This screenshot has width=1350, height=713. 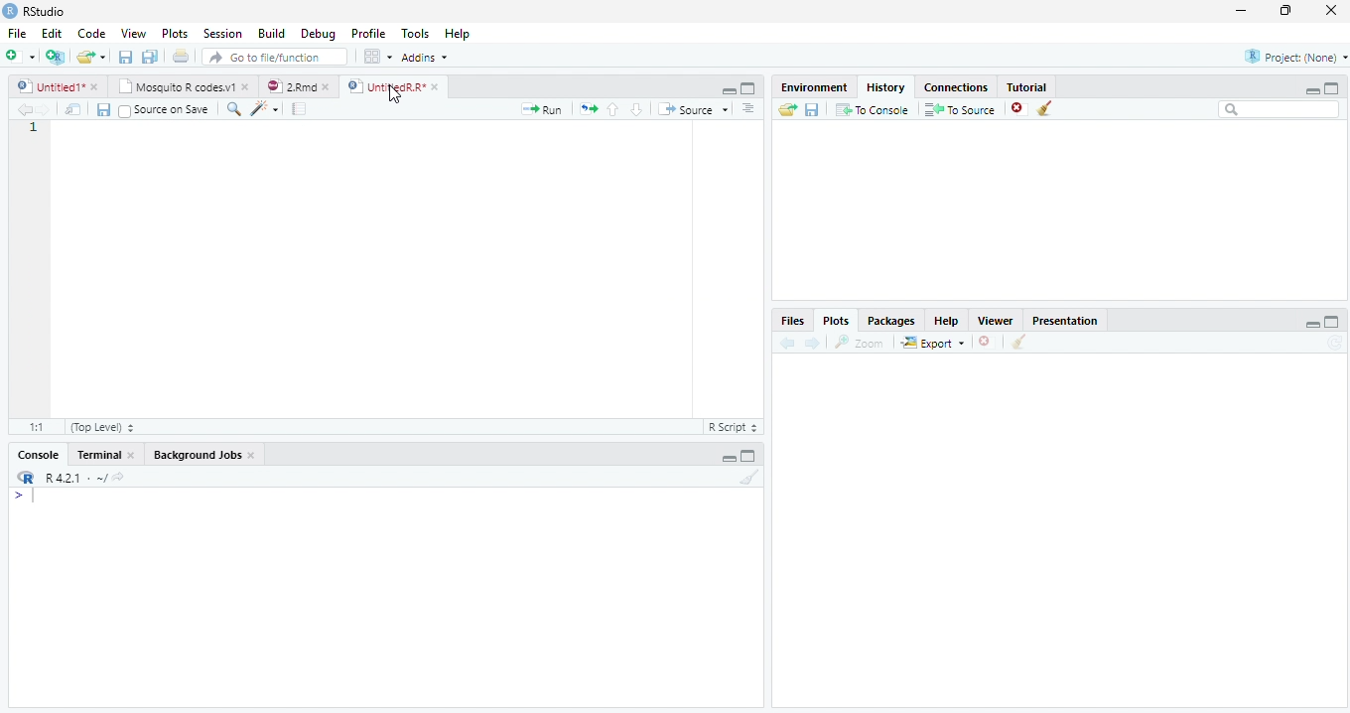 What do you see at coordinates (1289, 59) in the screenshot?
I see `Project: (None)` at bounding box center [1289, 59].